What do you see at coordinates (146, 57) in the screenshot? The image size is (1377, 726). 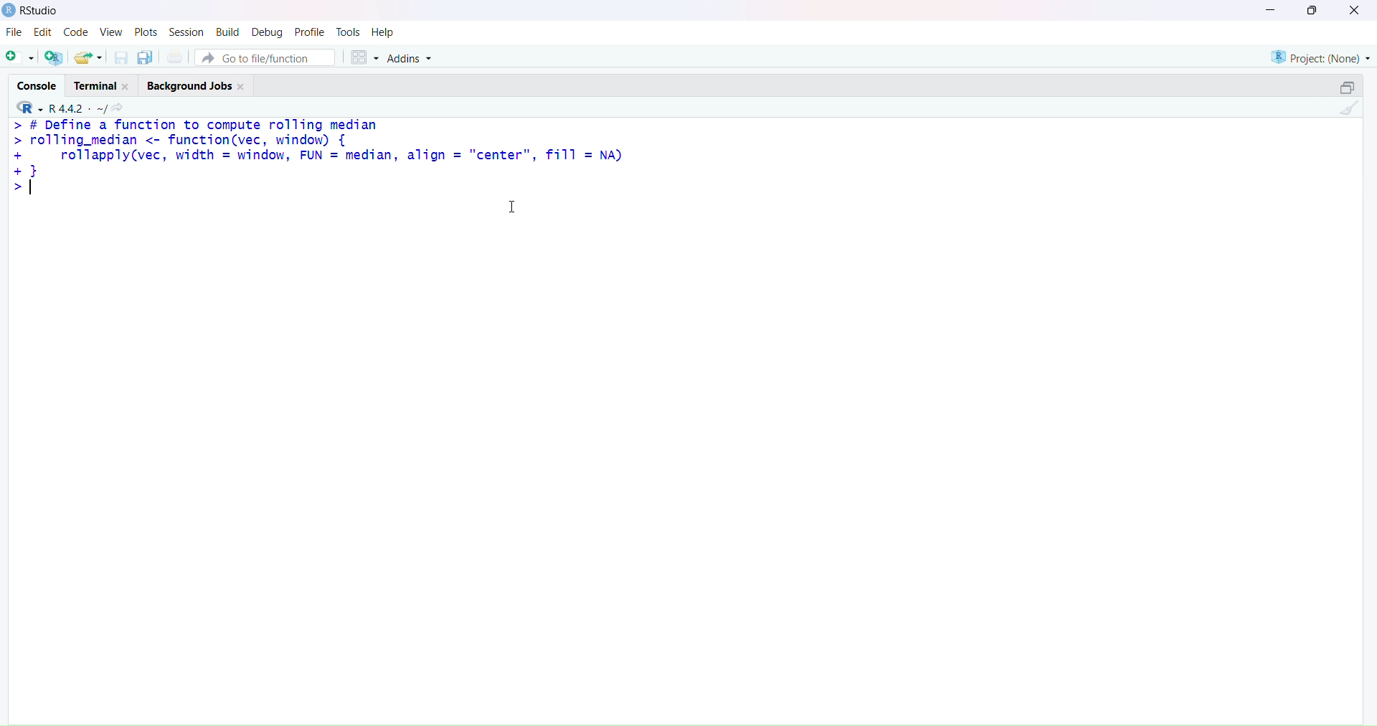 I see `copy` at bounding box center [146, 57].